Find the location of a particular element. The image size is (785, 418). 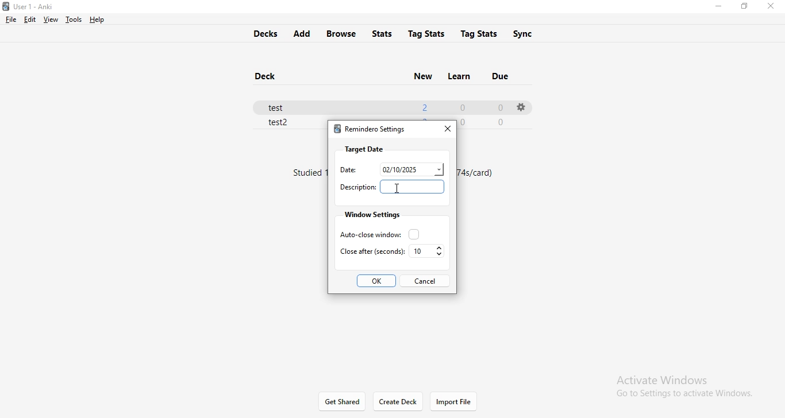

tools is located at coordinates (72, 20).